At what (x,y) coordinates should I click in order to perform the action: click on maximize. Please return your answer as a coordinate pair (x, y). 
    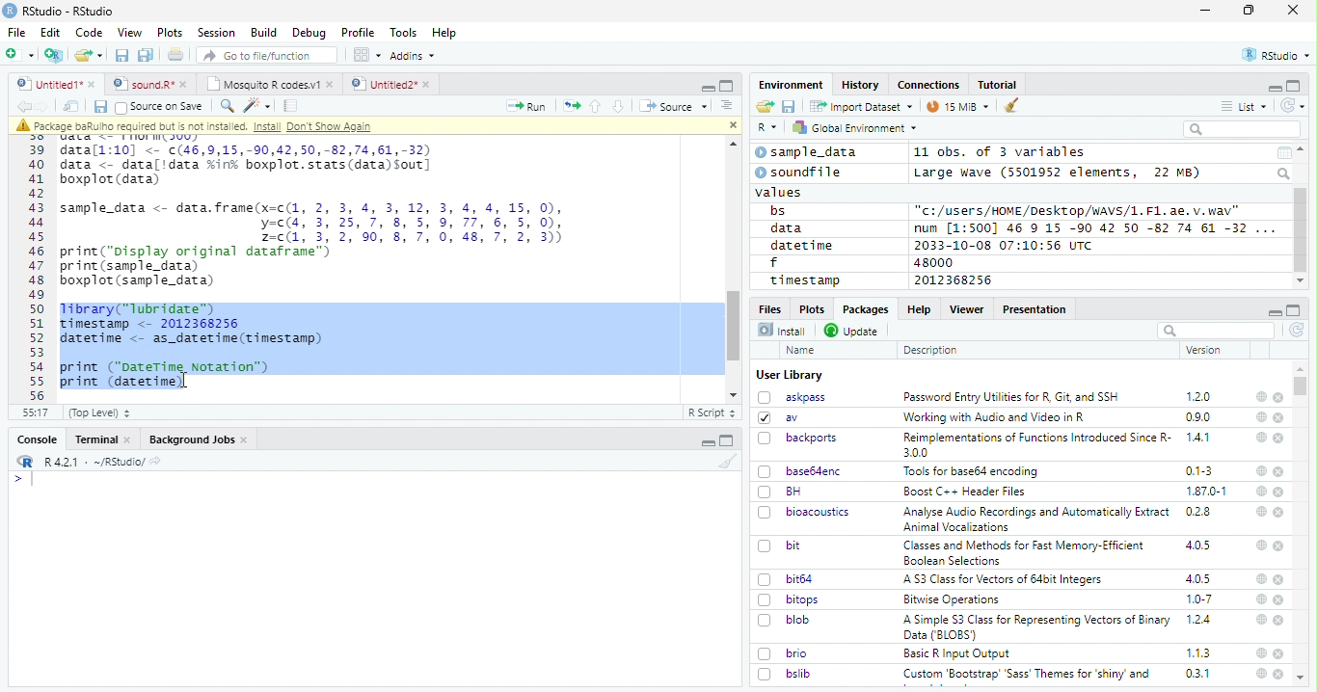
    Looking at the image, I should click on (1249, 11).